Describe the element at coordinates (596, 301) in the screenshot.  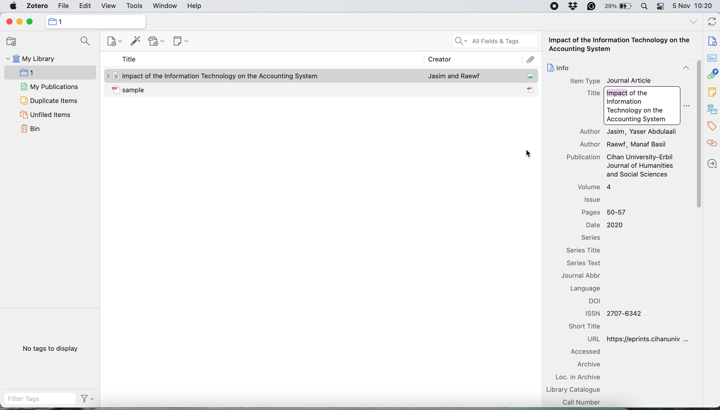
I see `doi` at that location.